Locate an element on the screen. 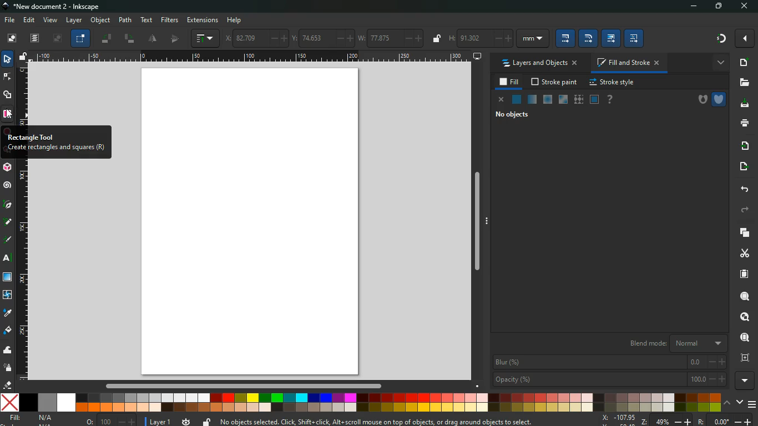  hole is located at coordinates (698, 100).